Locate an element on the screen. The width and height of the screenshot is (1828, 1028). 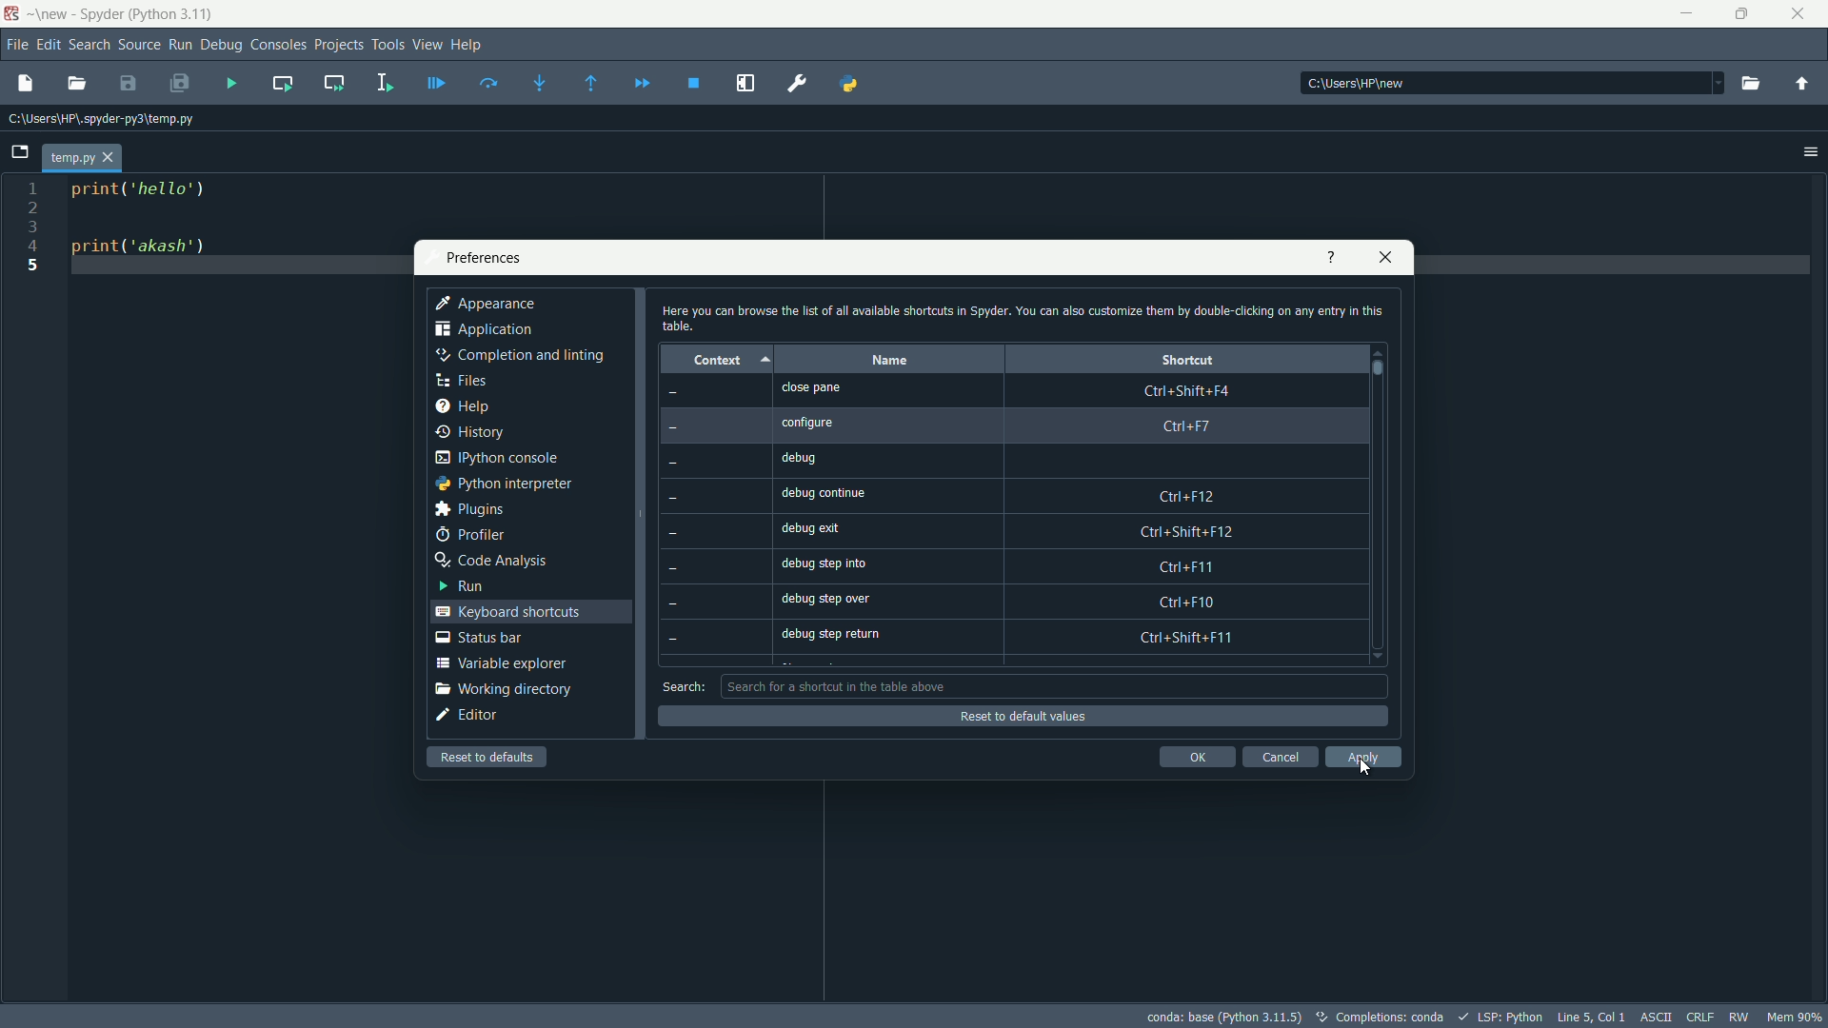
Completions: conda is located at coordinates (1402, 1018).